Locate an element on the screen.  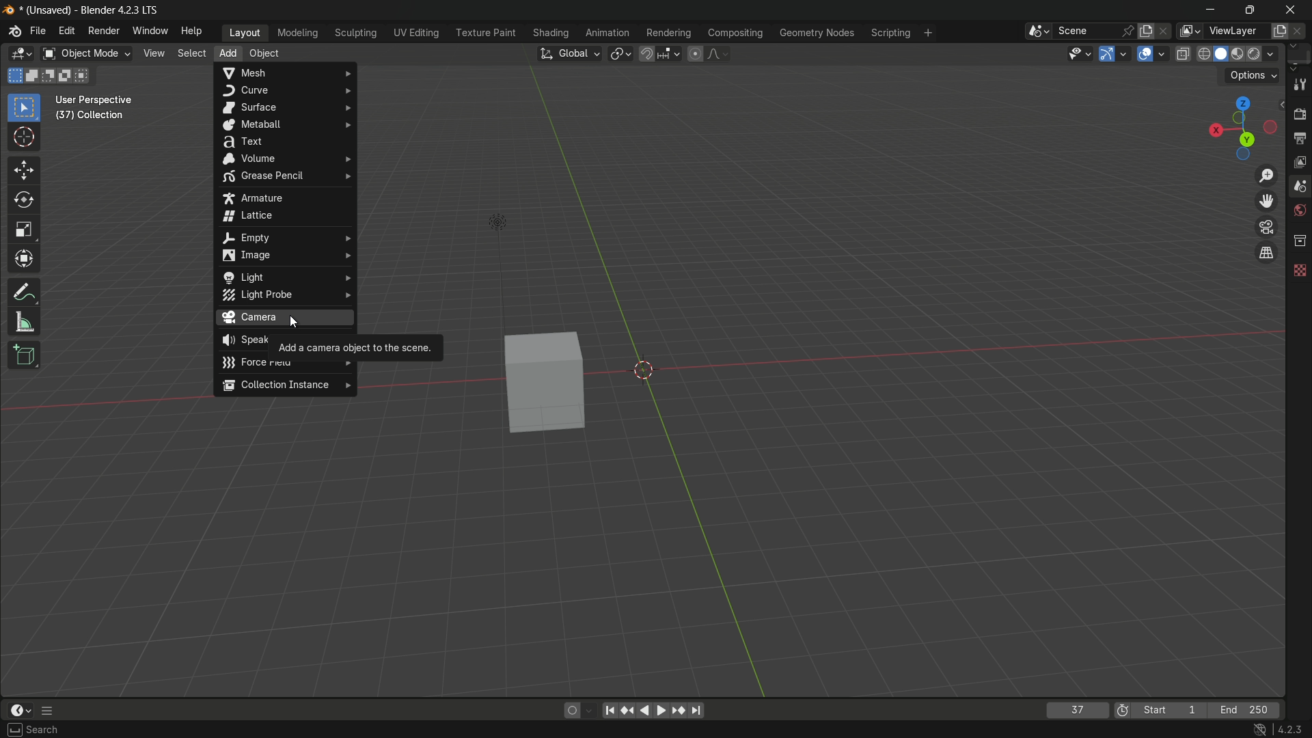
text is located at coordinates (284, 143).